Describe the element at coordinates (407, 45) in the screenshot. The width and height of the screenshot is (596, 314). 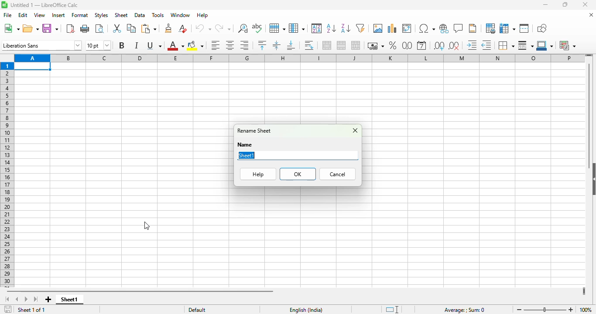
I see `format as number` at that location.